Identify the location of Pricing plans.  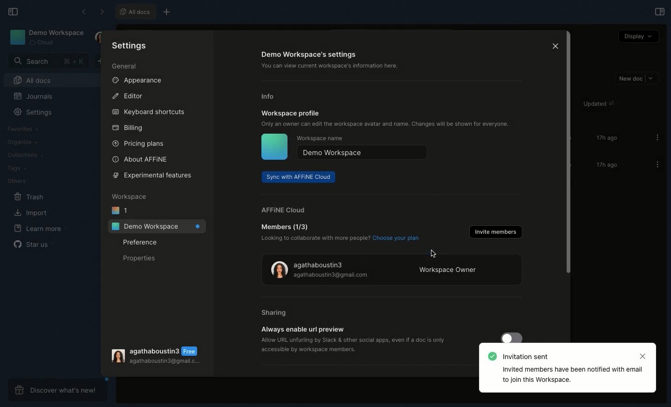
(138, 143).